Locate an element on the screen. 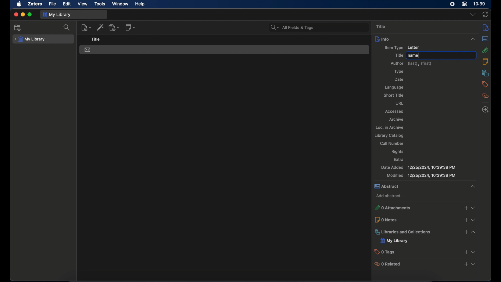 This screenshot has width=501, height=282. collapse is located at coordinates (473, 186).